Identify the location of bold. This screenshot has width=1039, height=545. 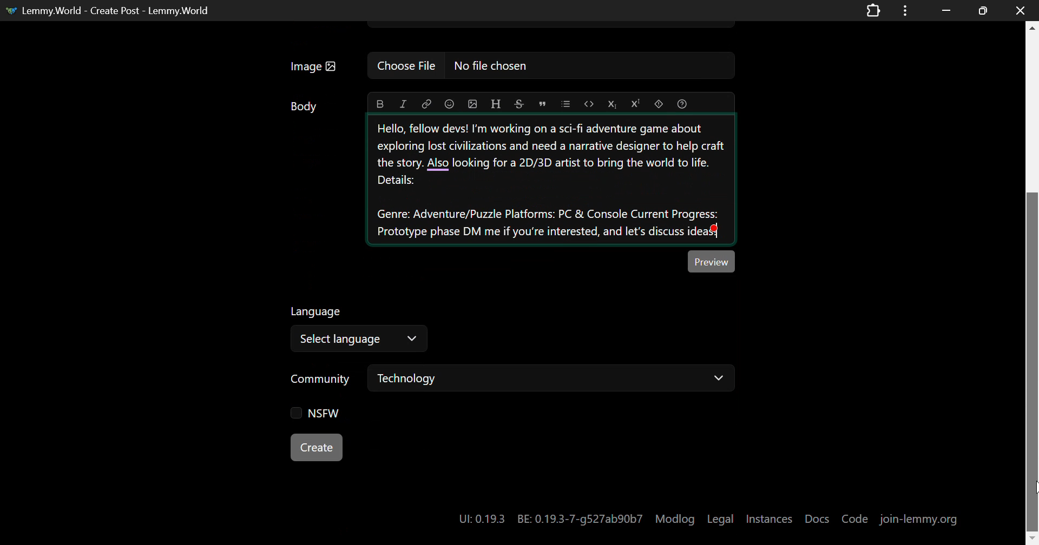
(379, 104).